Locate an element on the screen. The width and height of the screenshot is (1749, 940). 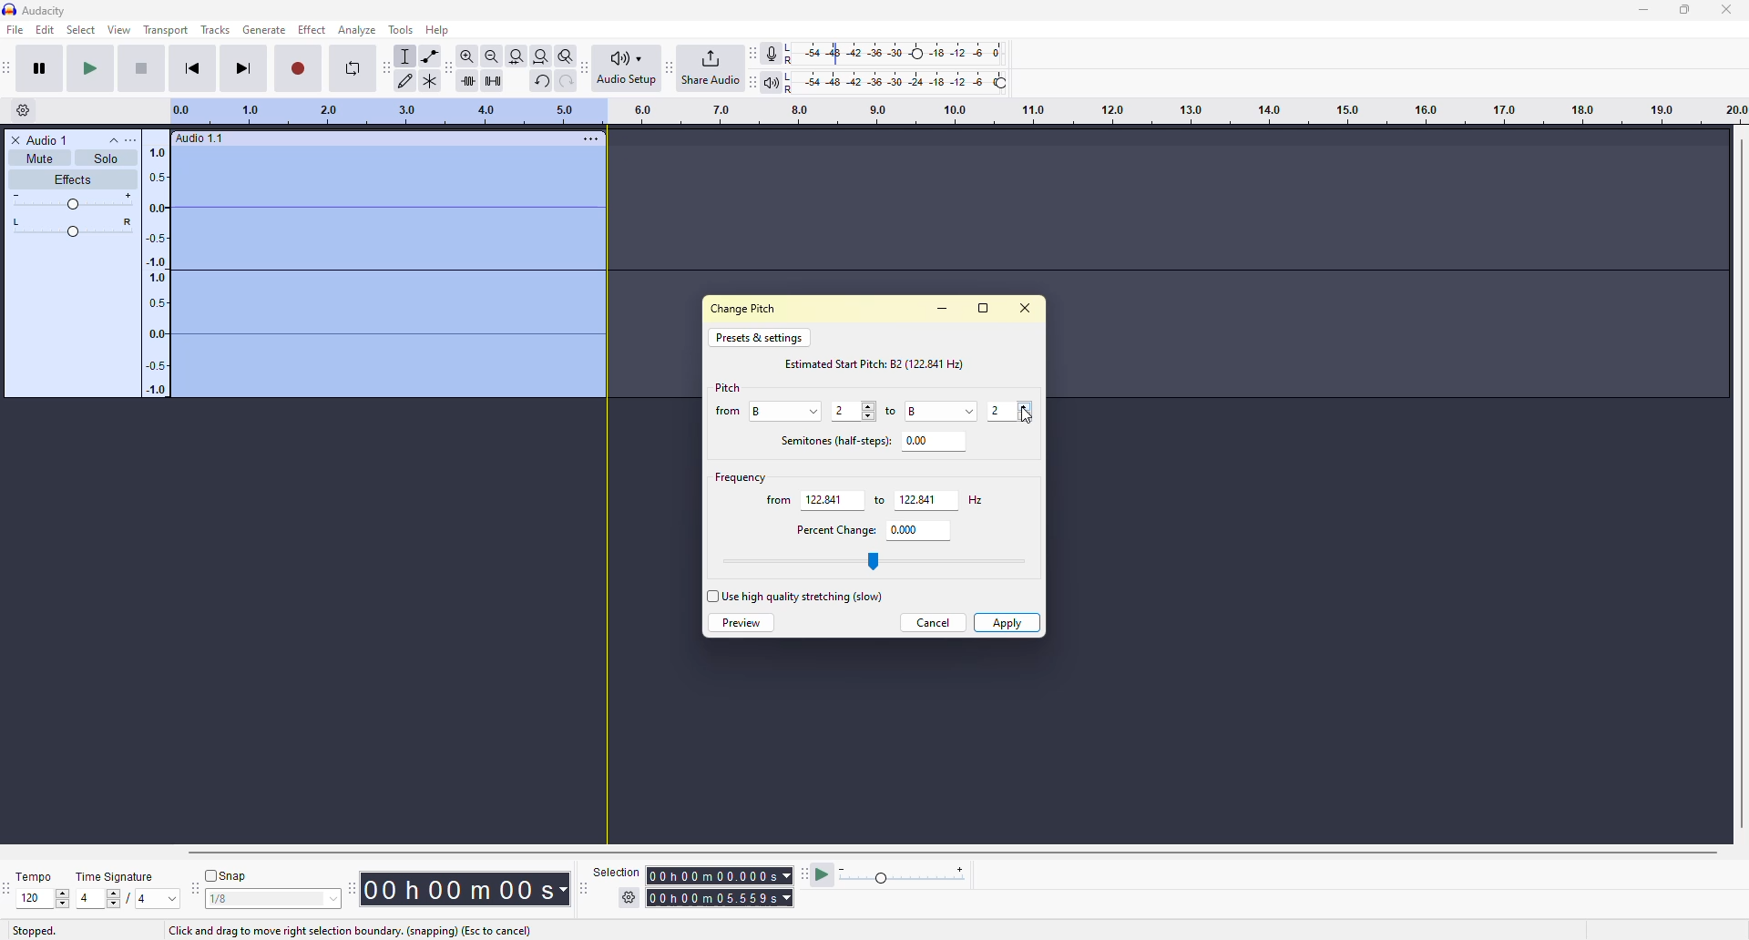
from is located at coordinates (778, 501).